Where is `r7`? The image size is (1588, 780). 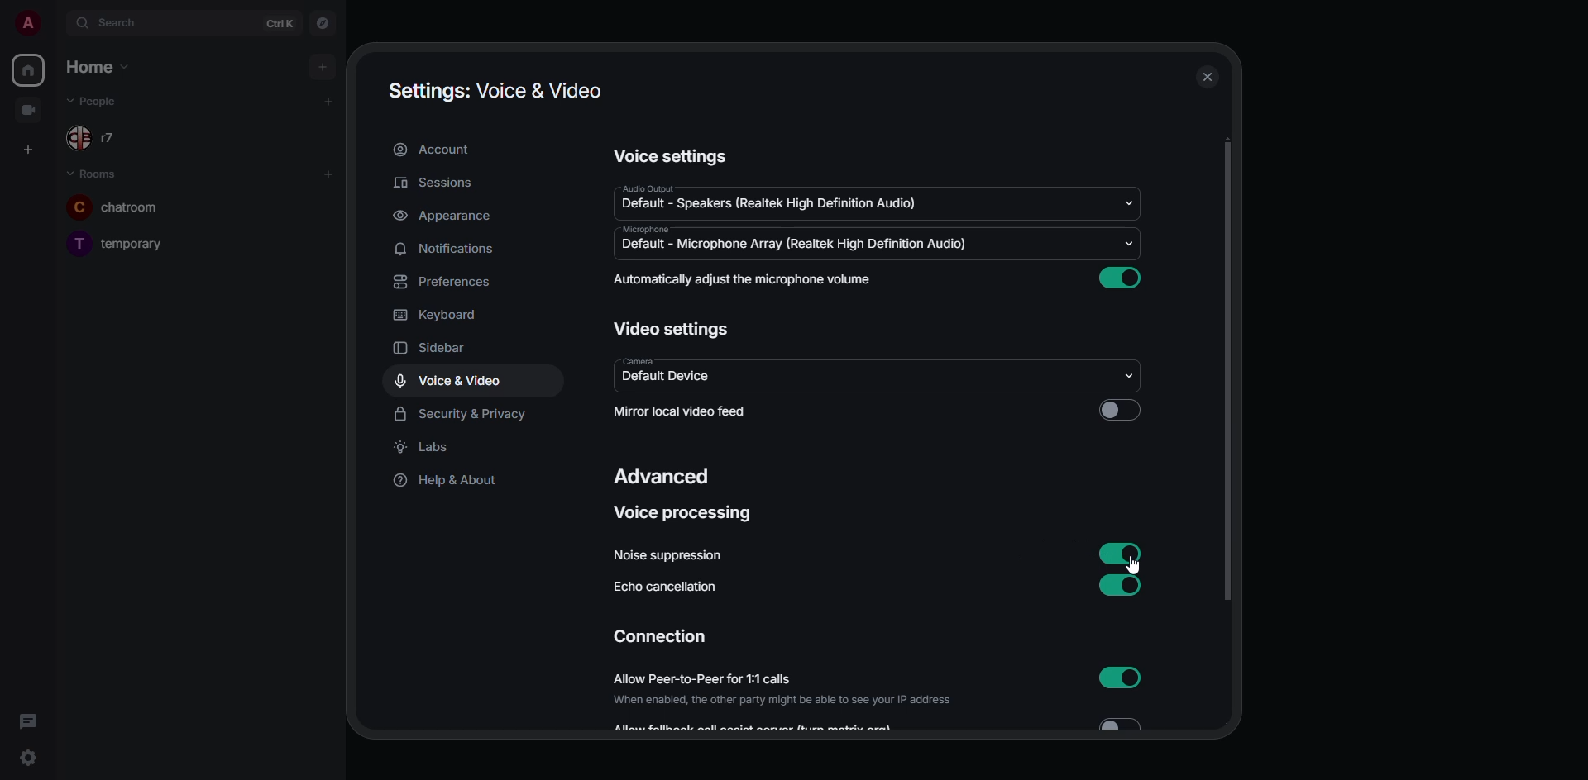
r7 is located at coordinates (94, 138).